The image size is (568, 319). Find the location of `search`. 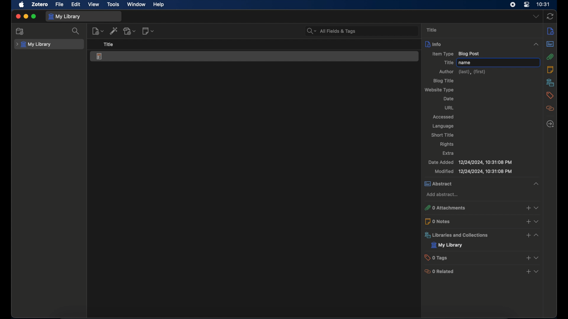

search is located at coordinates (76, 31).